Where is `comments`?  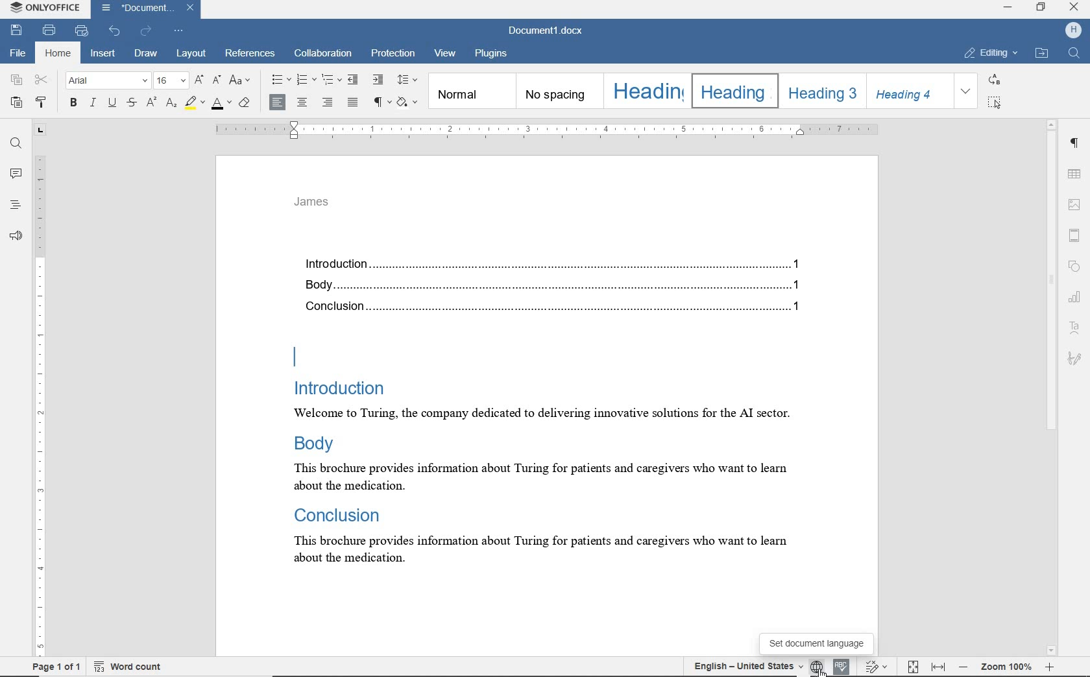 comments is located at coordinates (15, 174).